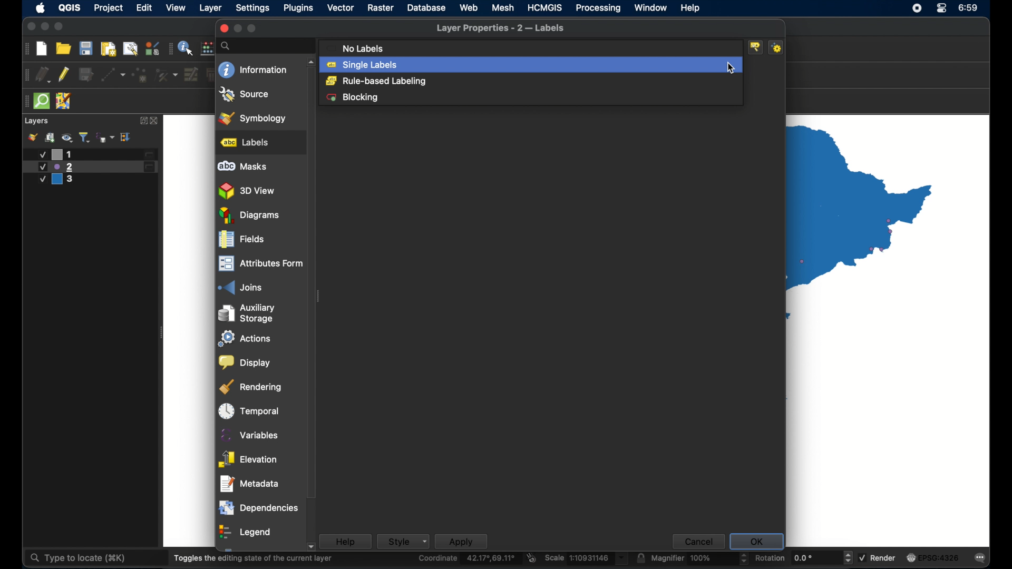  I want to click on current edits, so click(43, 74).